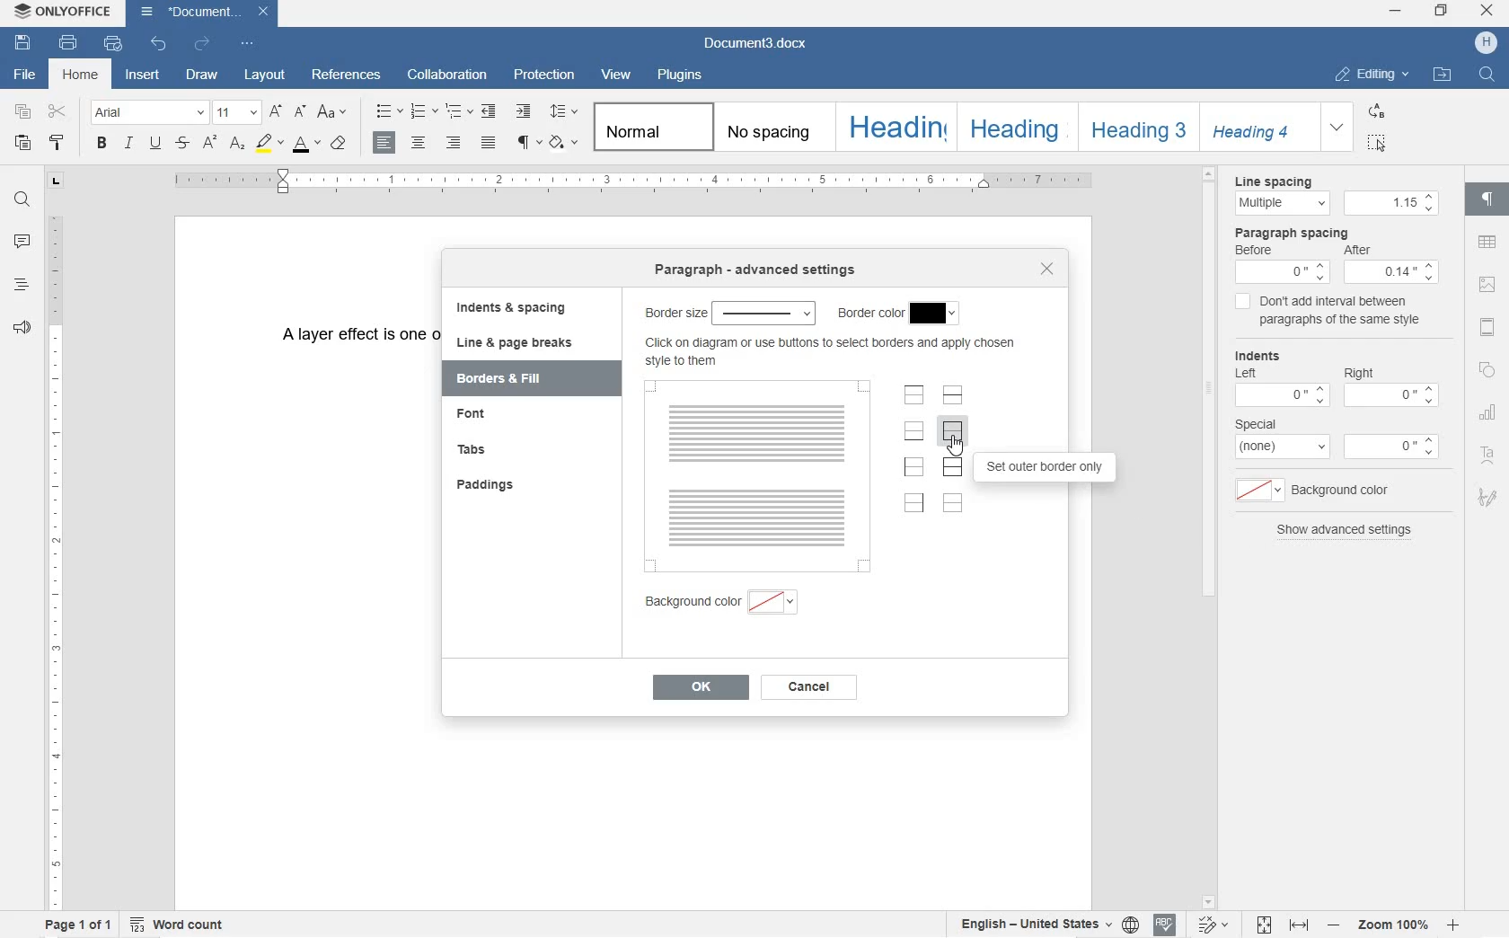 This screenshot has height=938, width=1509. What do you see at coordinates (180, 923) in the screenshot?
I see `WORD COUNT` at bounding box center [180, 923].